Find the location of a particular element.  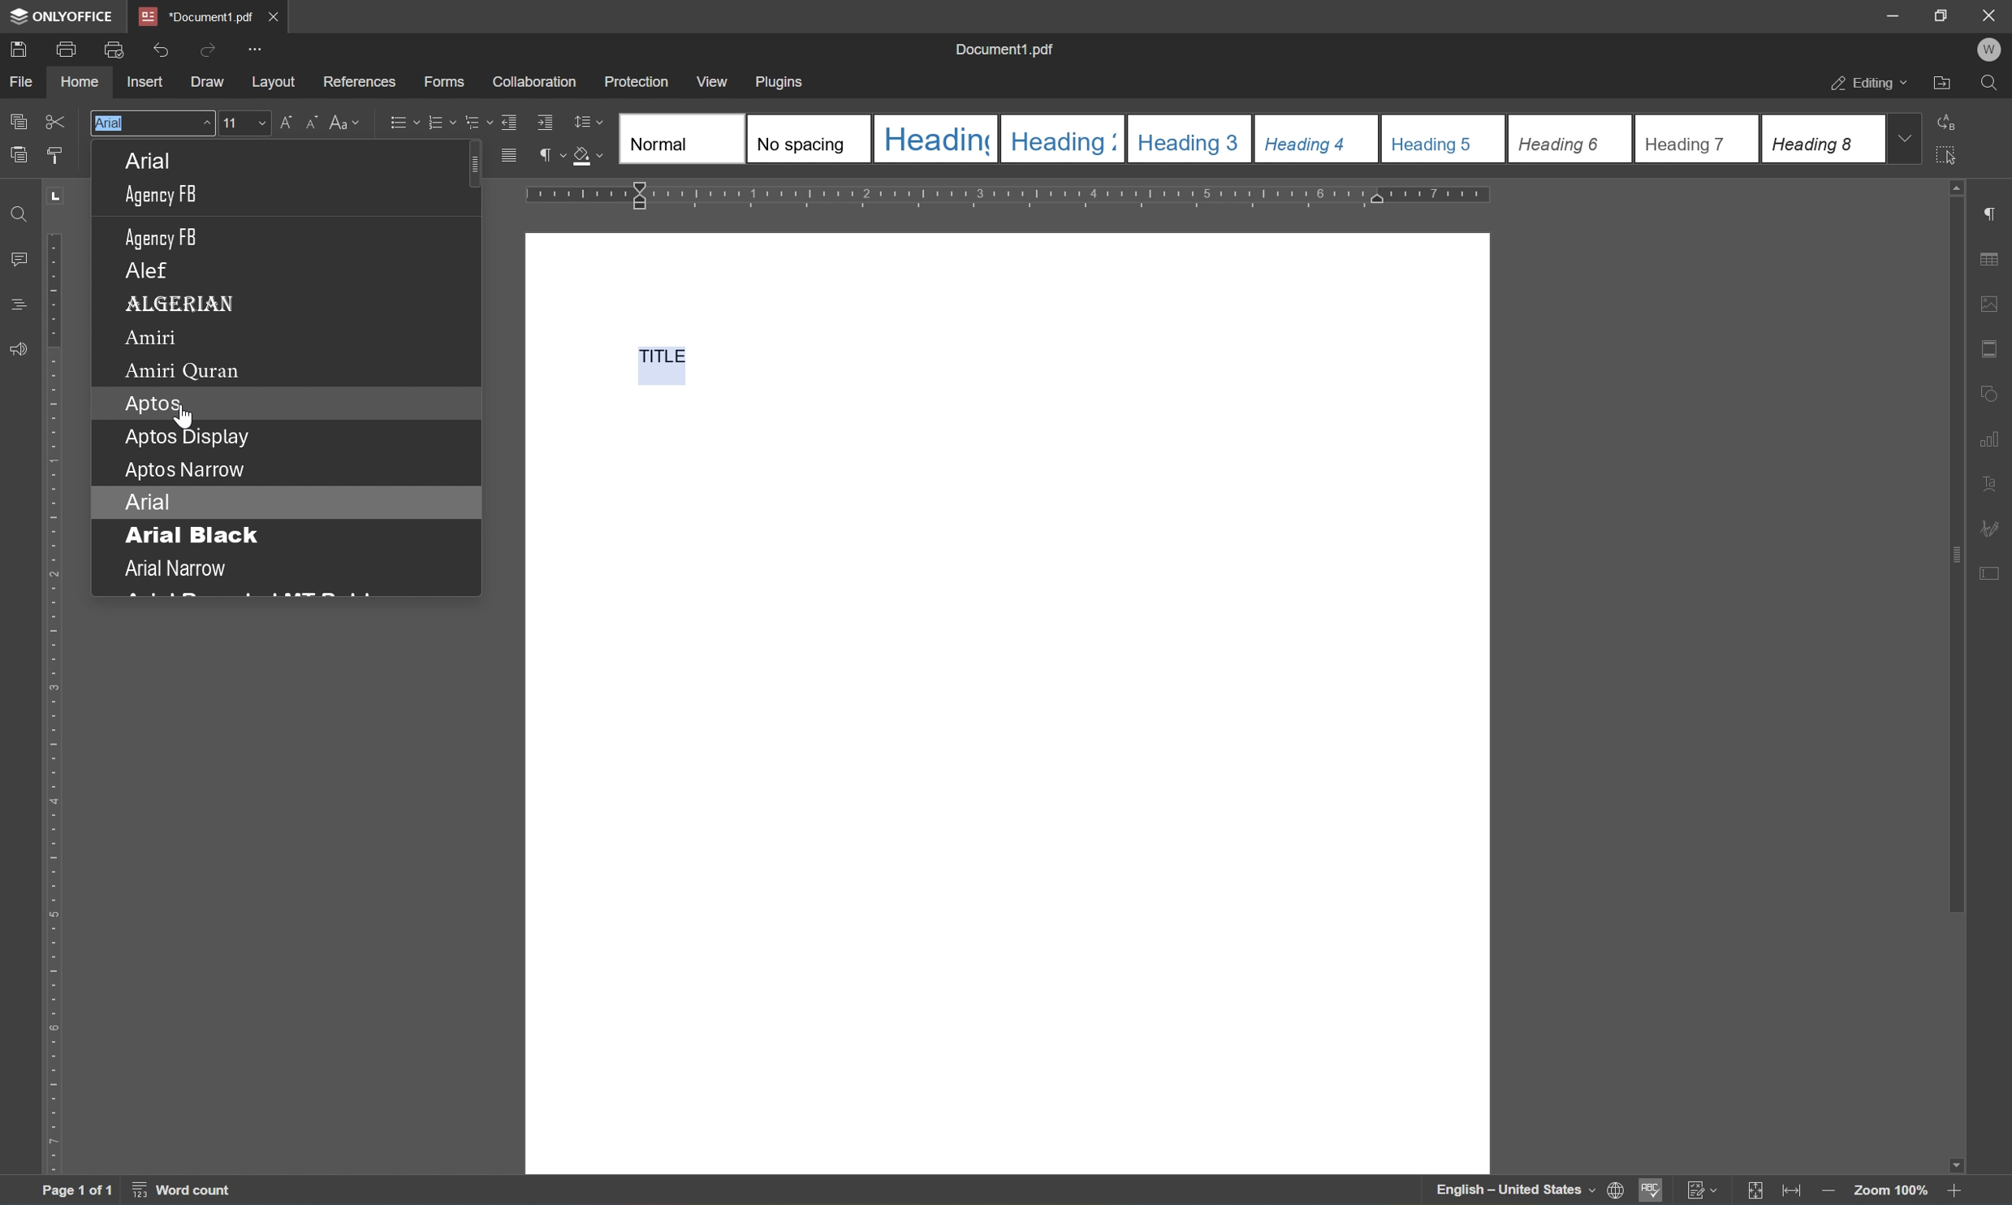

Increment font size is located at coordinates (284, 121).